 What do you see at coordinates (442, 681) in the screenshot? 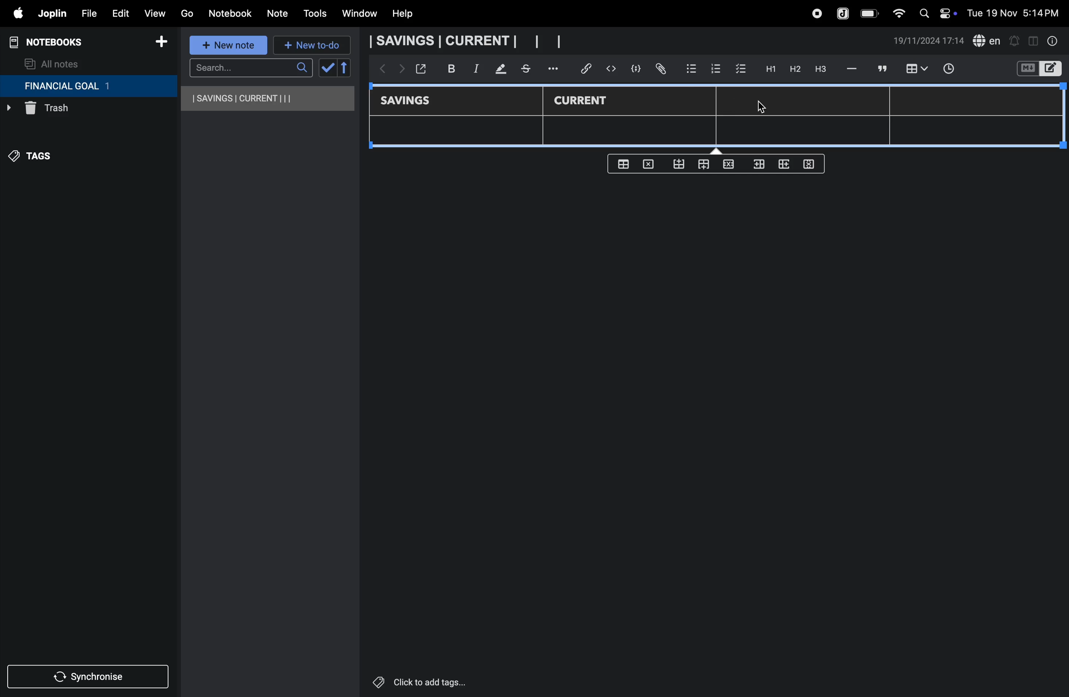
I see `click to add tags` at bounding box center [442, 681].